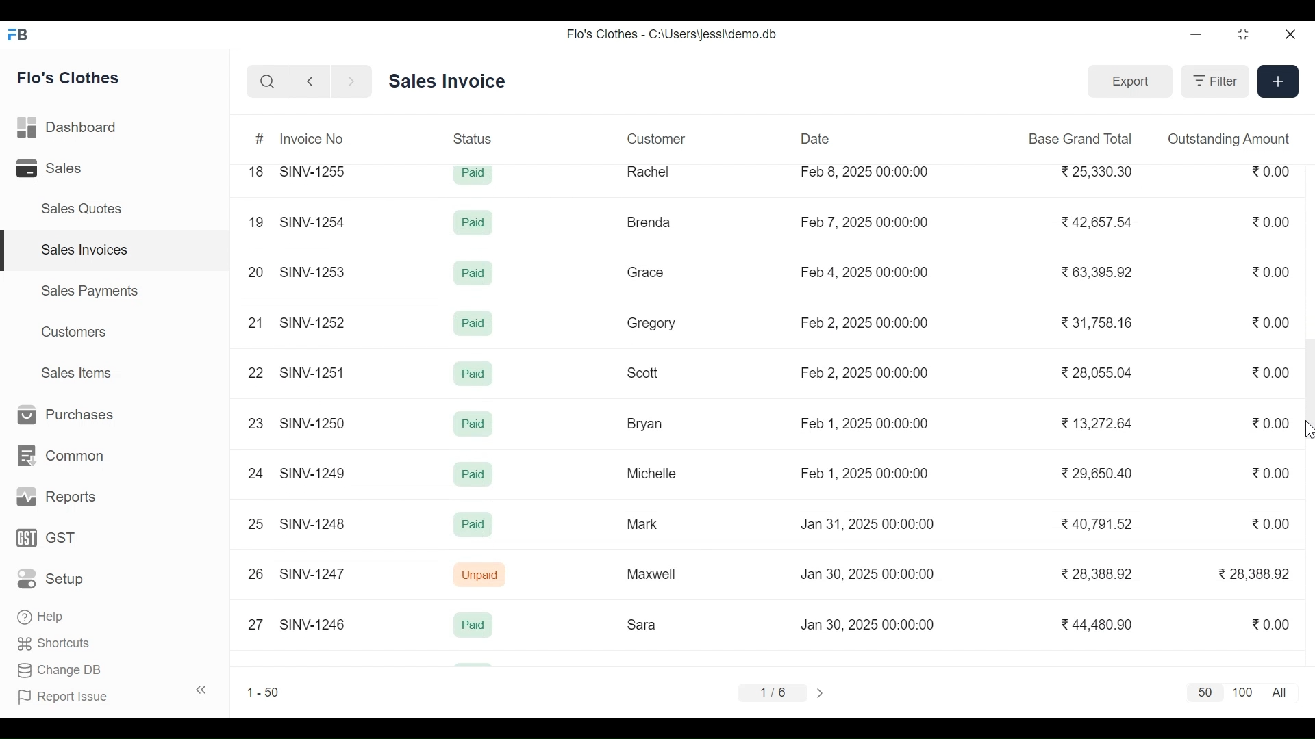 This screenshot has width=1315, height=739. I want to click on Outstanding Amount, so click(1229, 138).